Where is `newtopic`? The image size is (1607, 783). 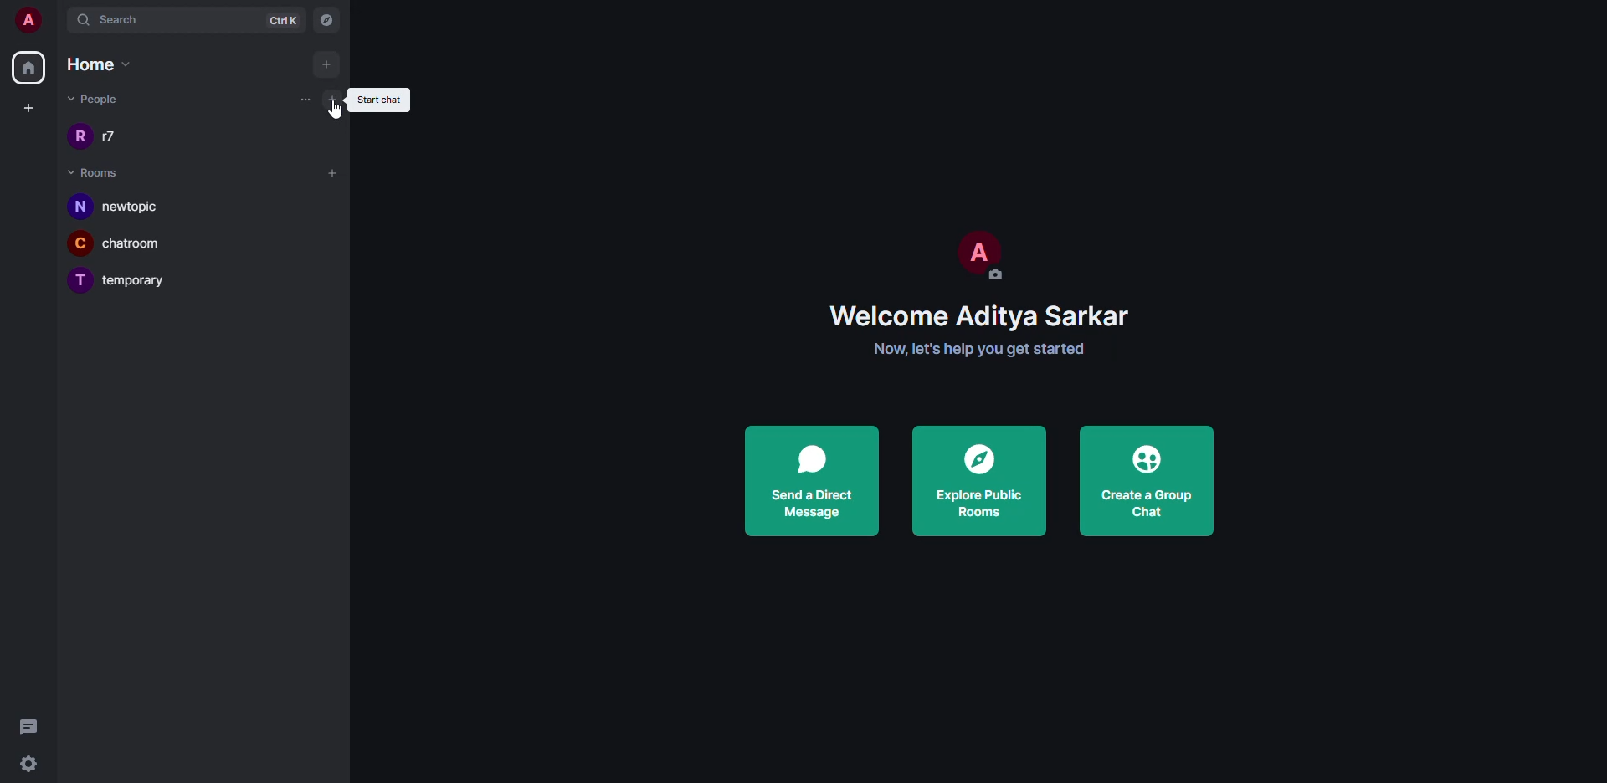
newtopic is located at coordinates (140, 207).